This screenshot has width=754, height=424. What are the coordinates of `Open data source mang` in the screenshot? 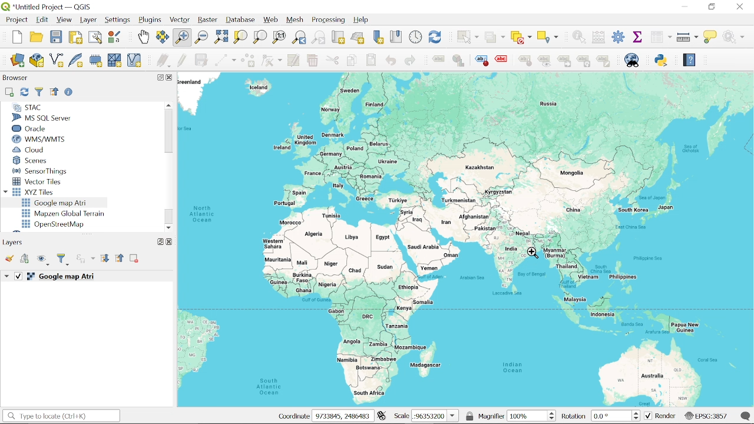 It's located at (18, 61).